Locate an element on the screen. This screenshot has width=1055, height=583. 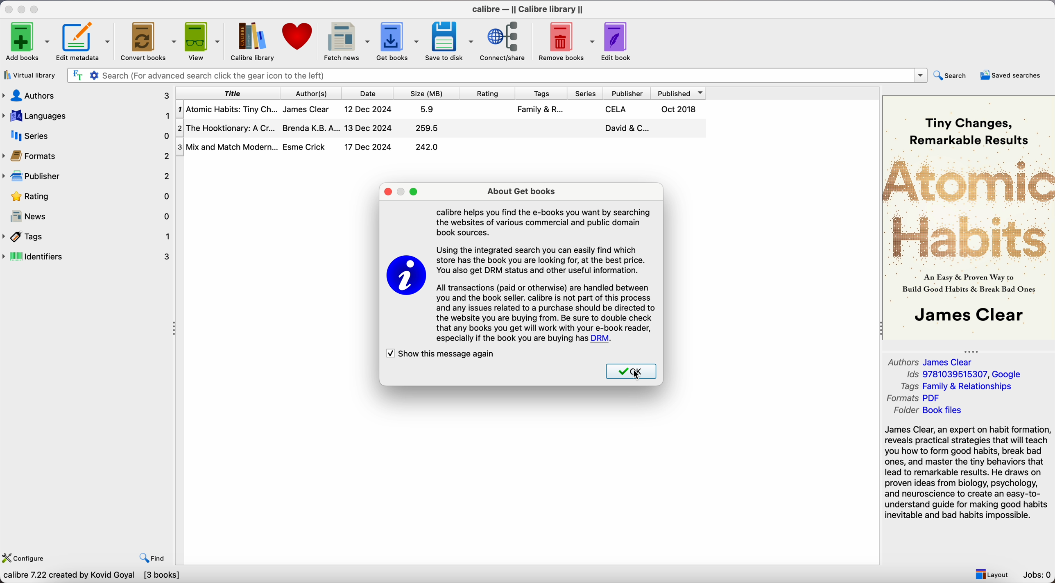
formats is located at coordinates (88, 156).